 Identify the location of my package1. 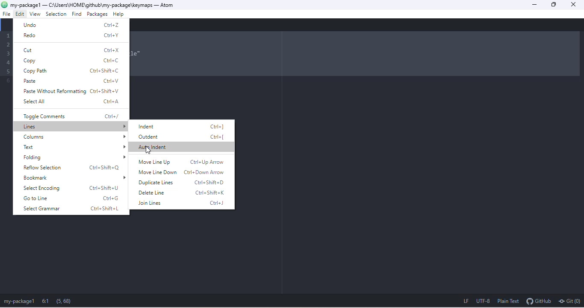
(19, 302).